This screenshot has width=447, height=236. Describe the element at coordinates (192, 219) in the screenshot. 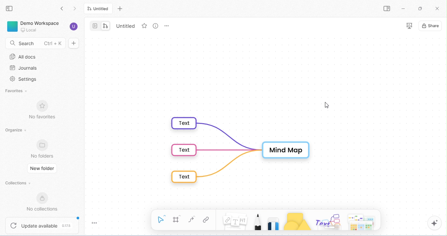

I see `connectors` at that location.